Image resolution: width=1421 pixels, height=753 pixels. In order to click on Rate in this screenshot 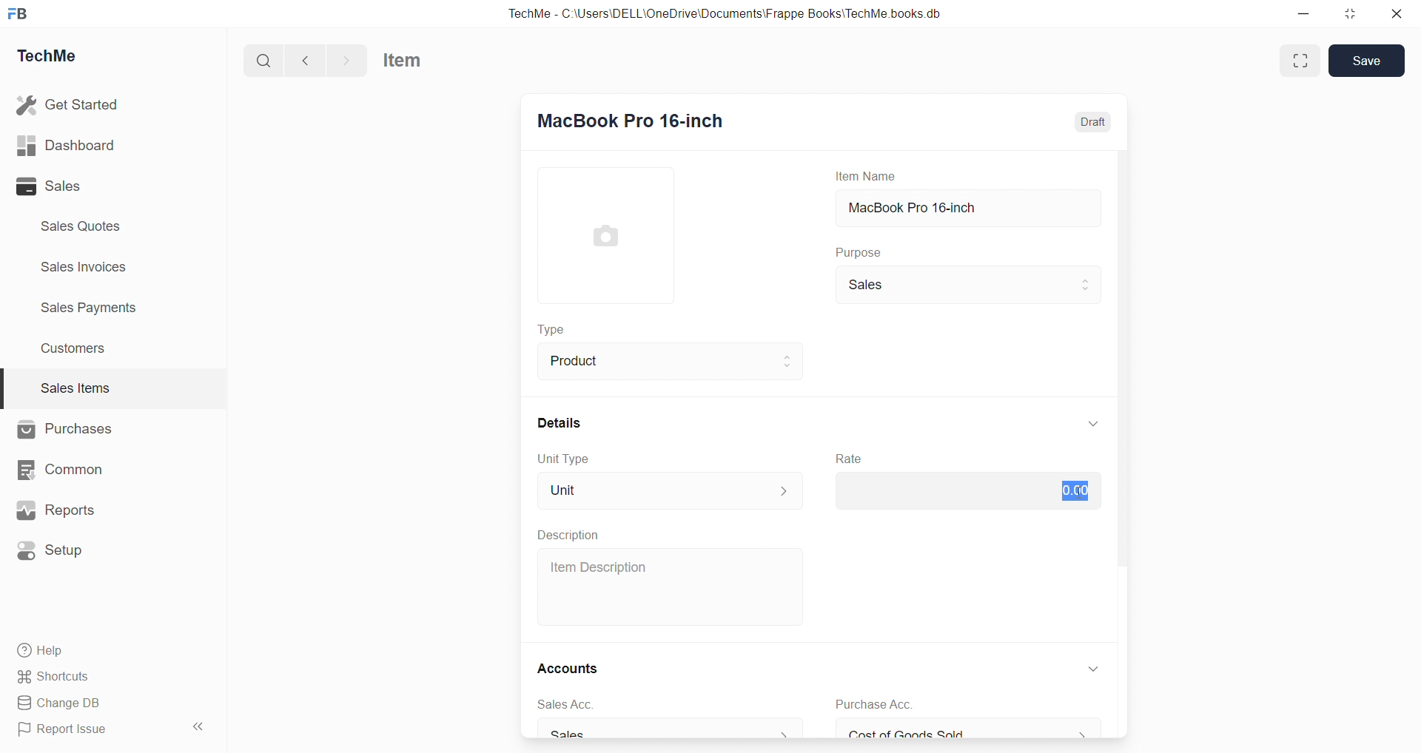, I will do `click(848, 459)`.